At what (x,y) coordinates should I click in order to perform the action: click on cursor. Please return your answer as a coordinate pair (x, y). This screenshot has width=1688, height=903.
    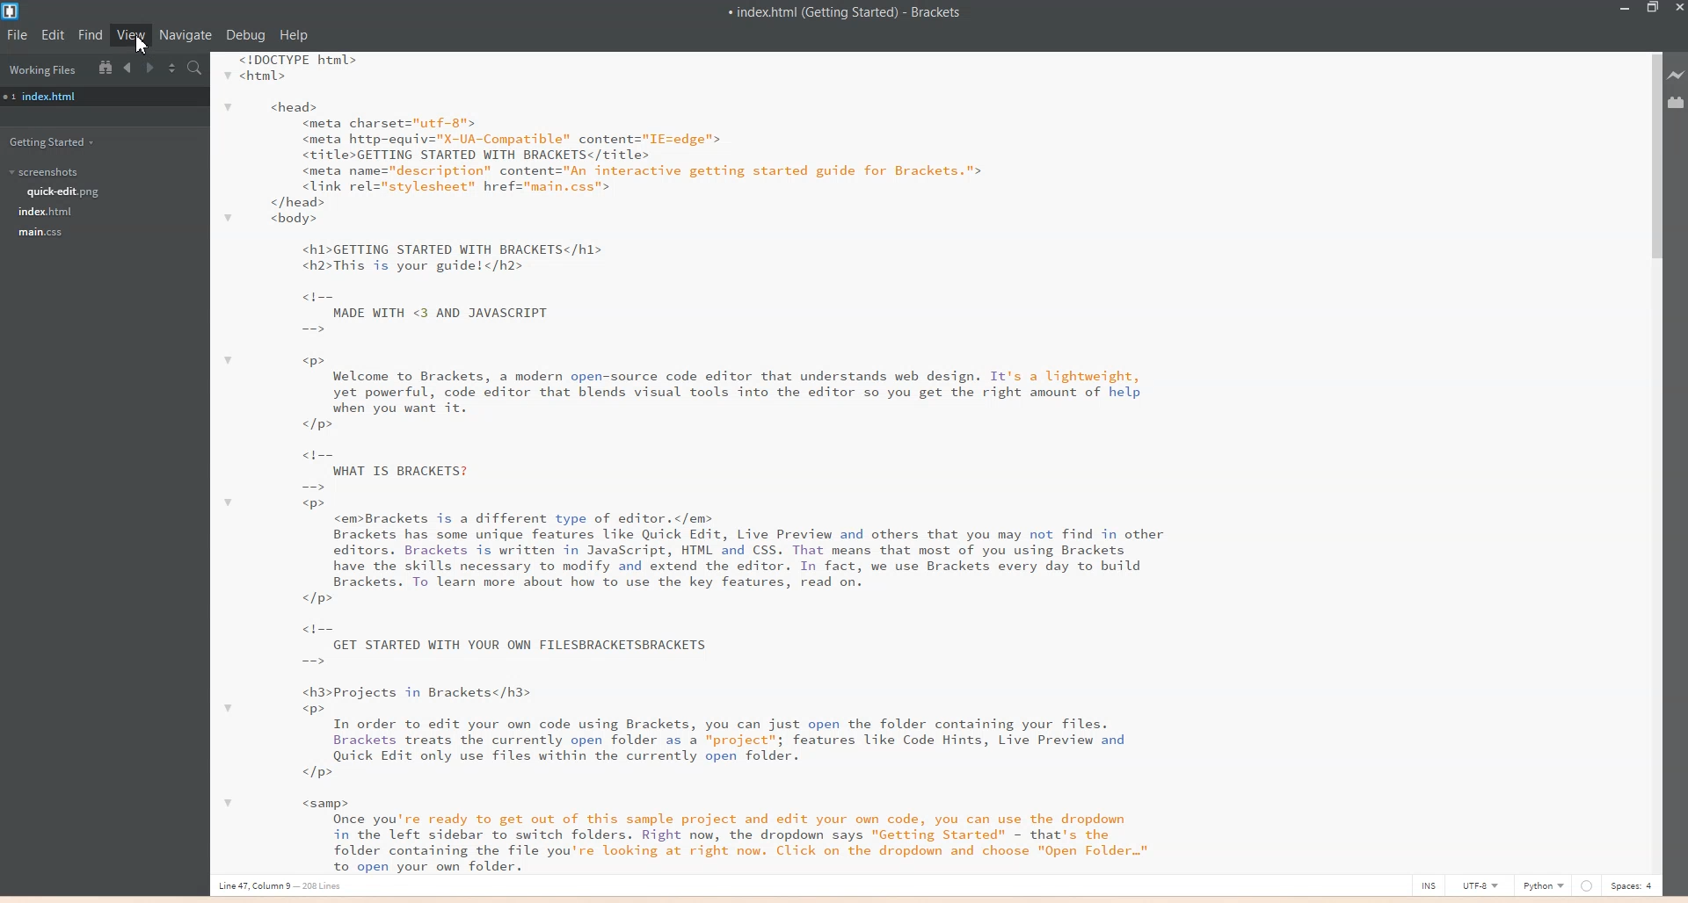
    Looking at the image, I should click on (139, 45).